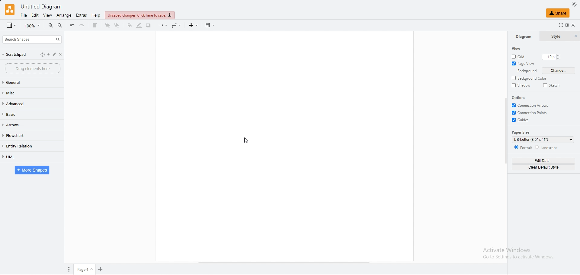  What do you see at coordinates (18, 93) in the screenshot?
I see `misc` at bounding box center [18, 93].